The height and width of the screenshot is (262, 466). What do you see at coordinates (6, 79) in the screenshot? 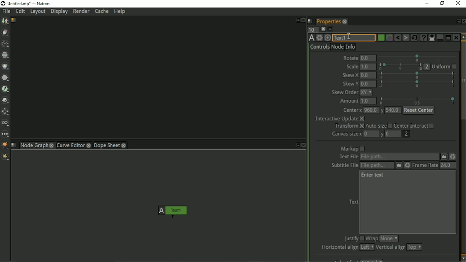
I see `Filter` at bounding box center [6, 79].